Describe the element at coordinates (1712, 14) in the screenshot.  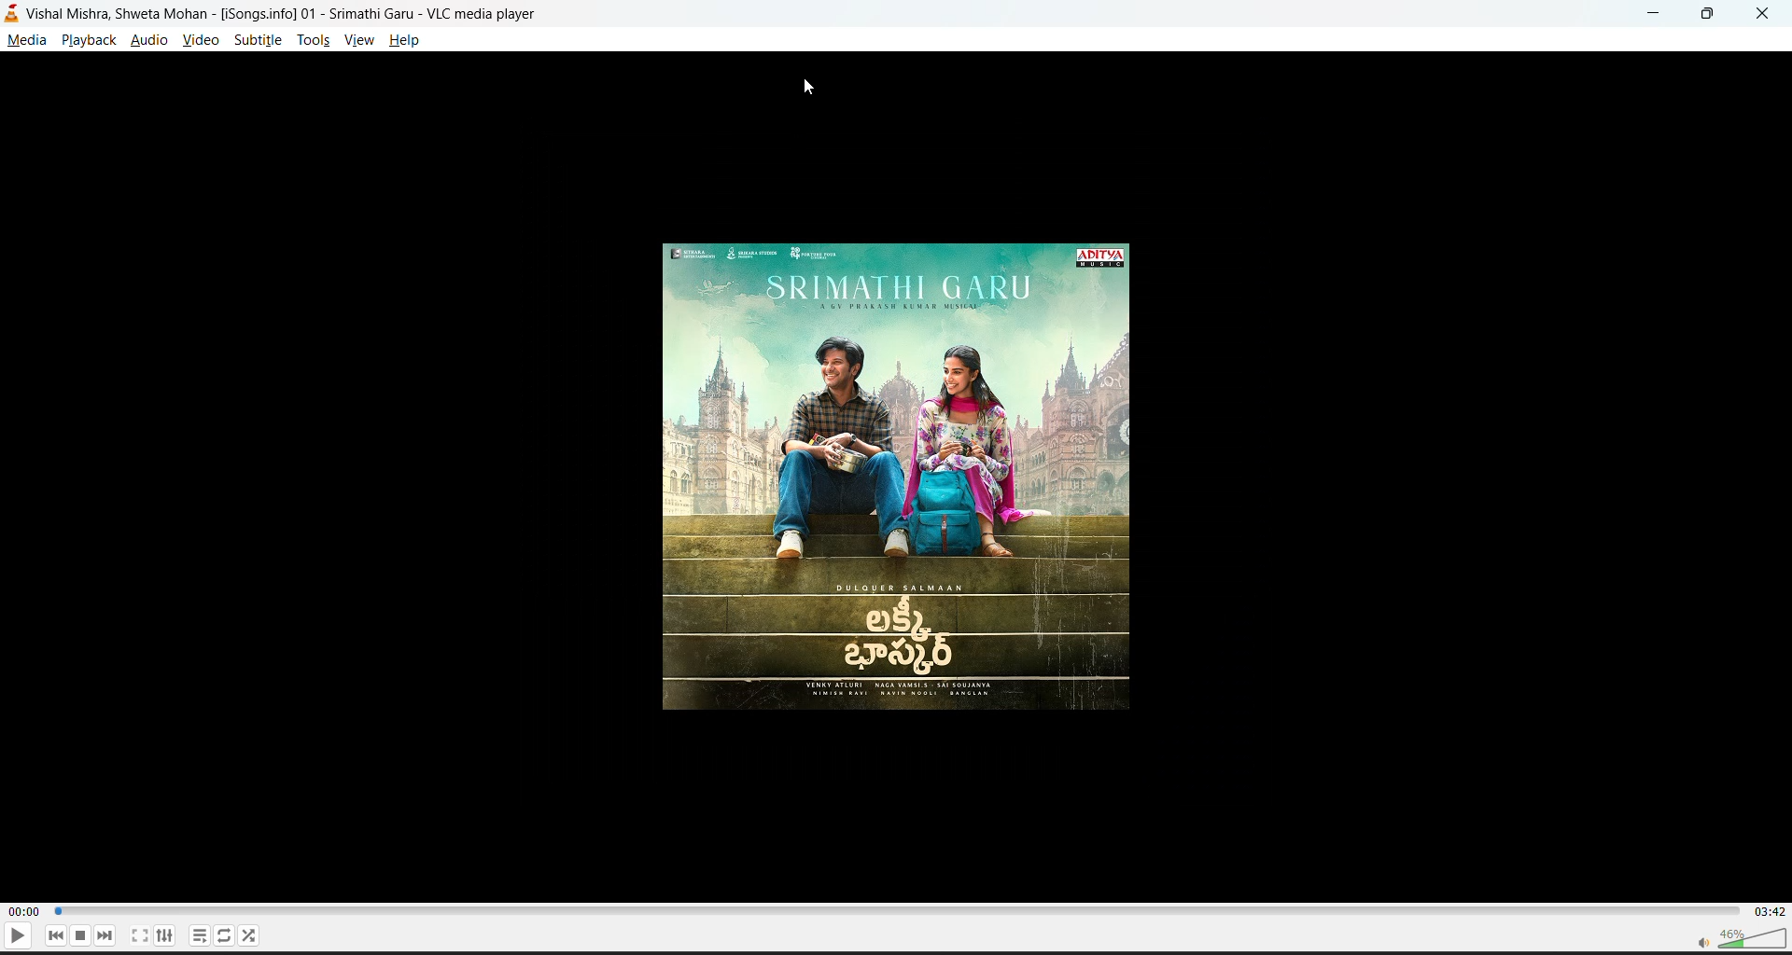
I see `maximize` at that location.